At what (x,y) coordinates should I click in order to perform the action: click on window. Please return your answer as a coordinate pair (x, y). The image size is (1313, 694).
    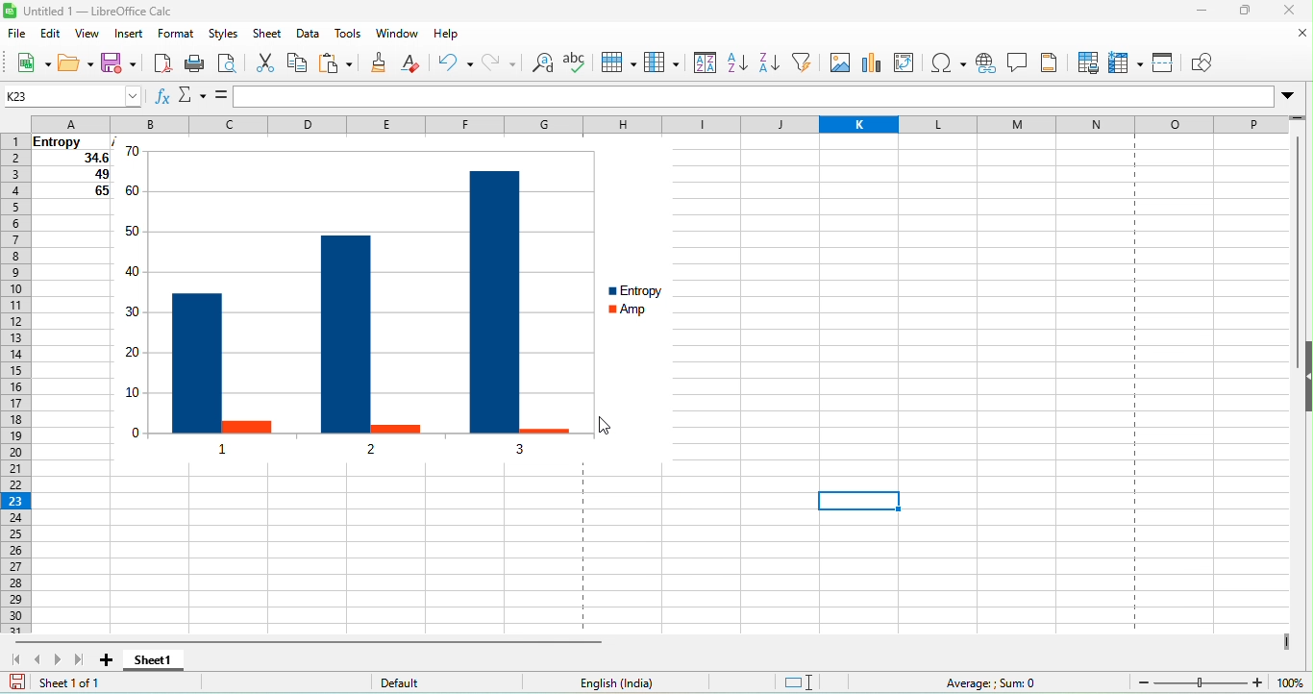
    Looking at the image, I should click on (398, 37).